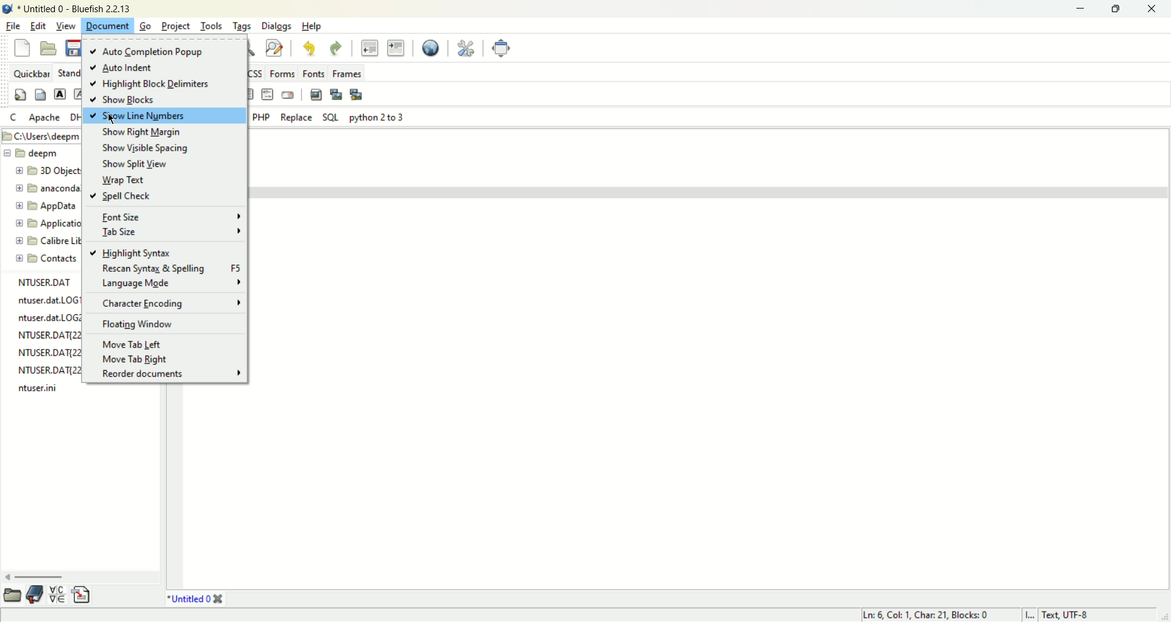 The height and width of the screenshot is (622, 1171). Describe the element at coordinates (119, 68) in the screenshot. I see `auto indent` at that location.